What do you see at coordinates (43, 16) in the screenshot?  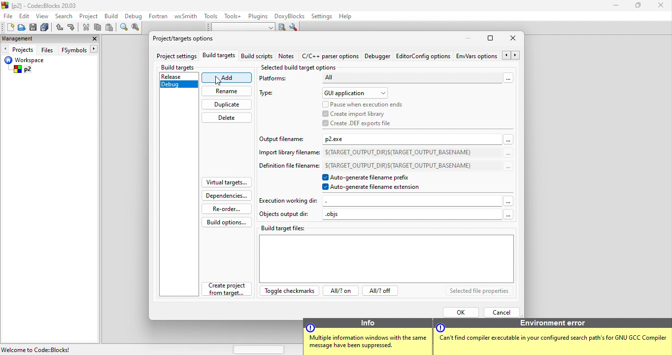 I see `view` at bounding box center [43, 16].